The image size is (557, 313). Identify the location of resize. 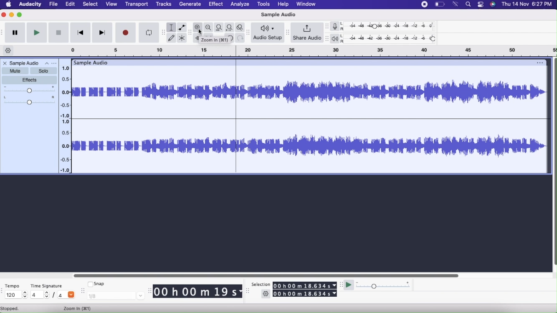
(326, 38).